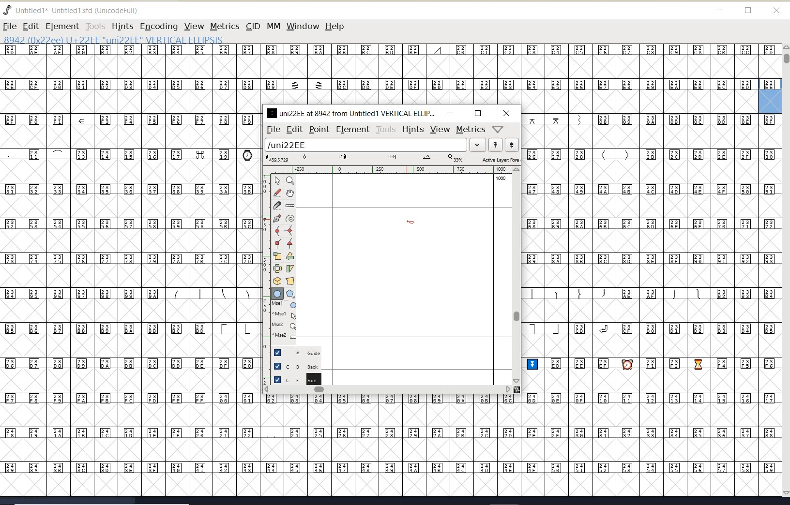  I want to click on scale the selection, so click(277, 256).